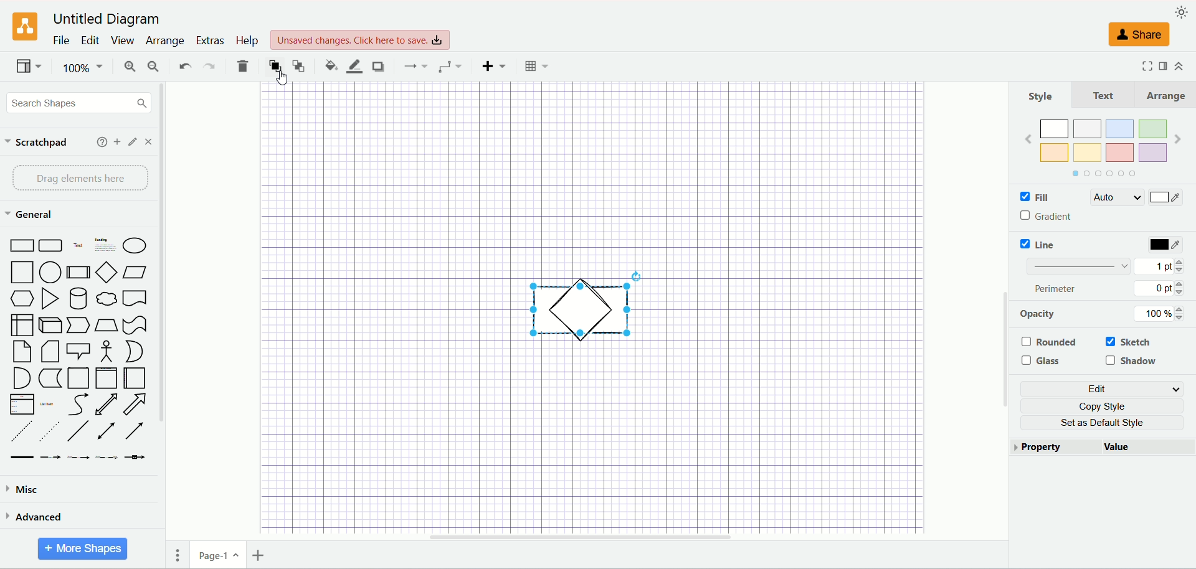 Image resolution: width=1196 pixels, height=569 pixels. I want to click on 1 pt, so click(1166, 267).